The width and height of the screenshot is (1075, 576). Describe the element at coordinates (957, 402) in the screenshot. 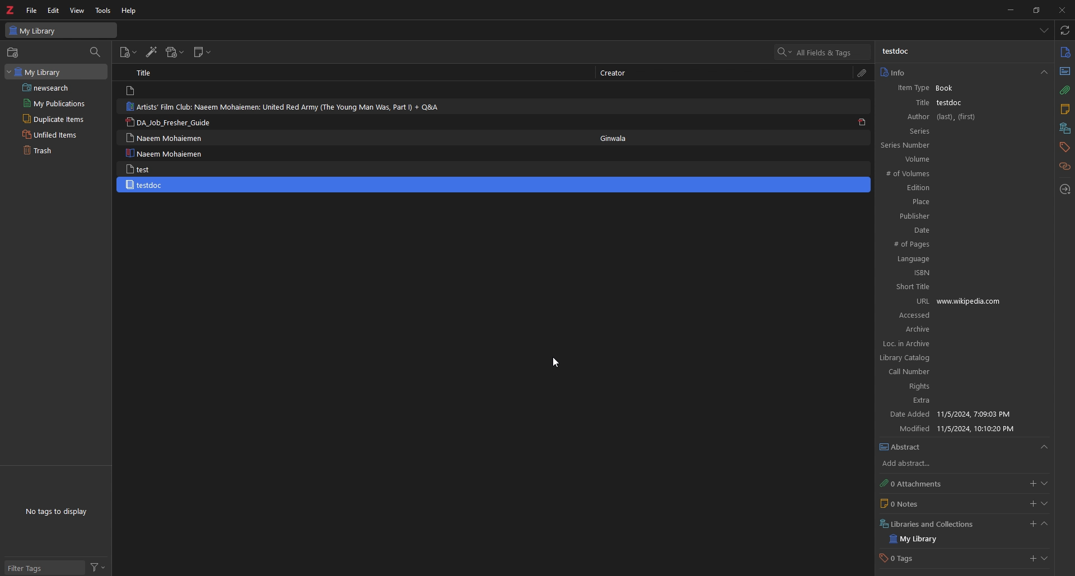

I see `Extra` at that location.